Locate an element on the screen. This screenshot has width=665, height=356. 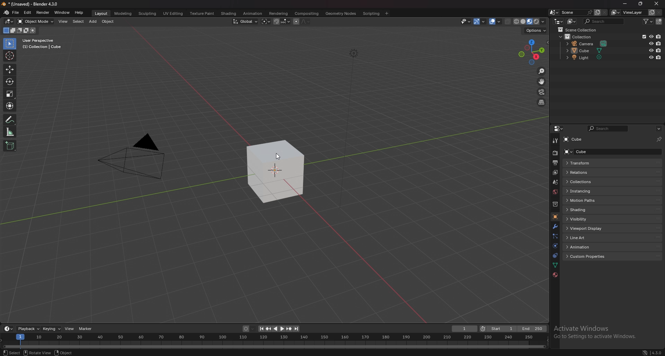
transform is located at coordinates (587, 163).